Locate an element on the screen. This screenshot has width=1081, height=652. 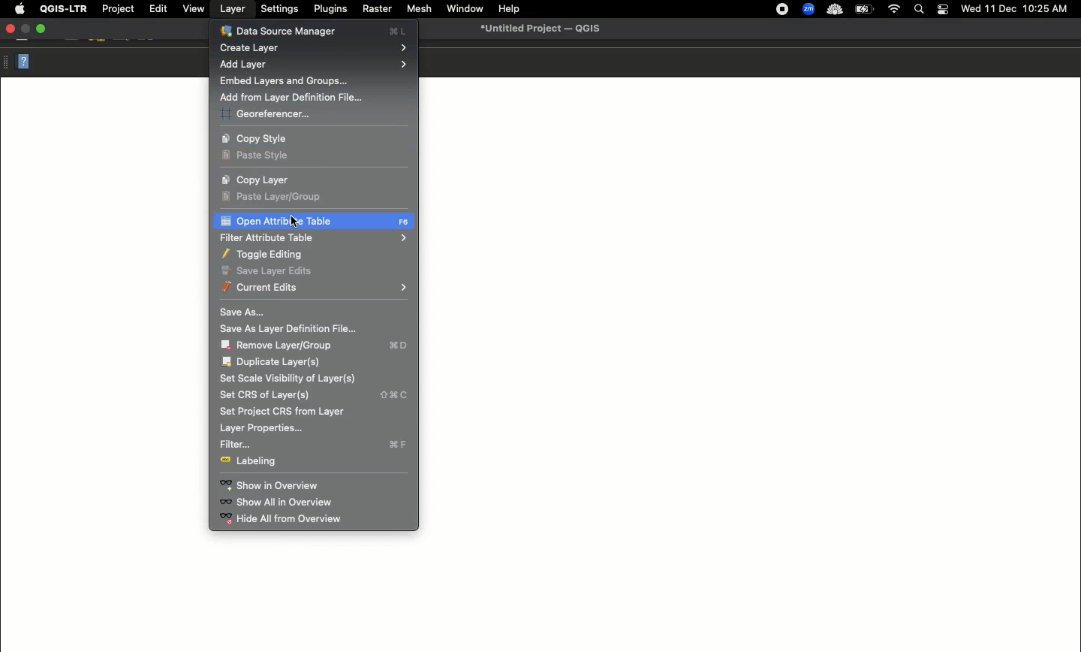
Help is located at coordinates (23, 61).